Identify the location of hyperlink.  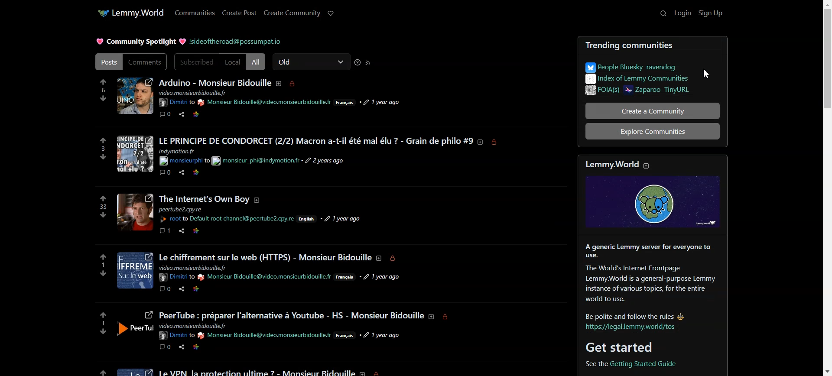
(243, 218).